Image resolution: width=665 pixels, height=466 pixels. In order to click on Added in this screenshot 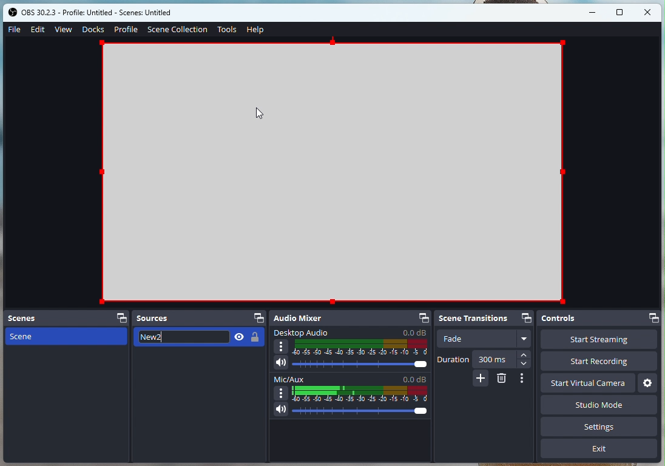, I will do `click(481, 379)`.